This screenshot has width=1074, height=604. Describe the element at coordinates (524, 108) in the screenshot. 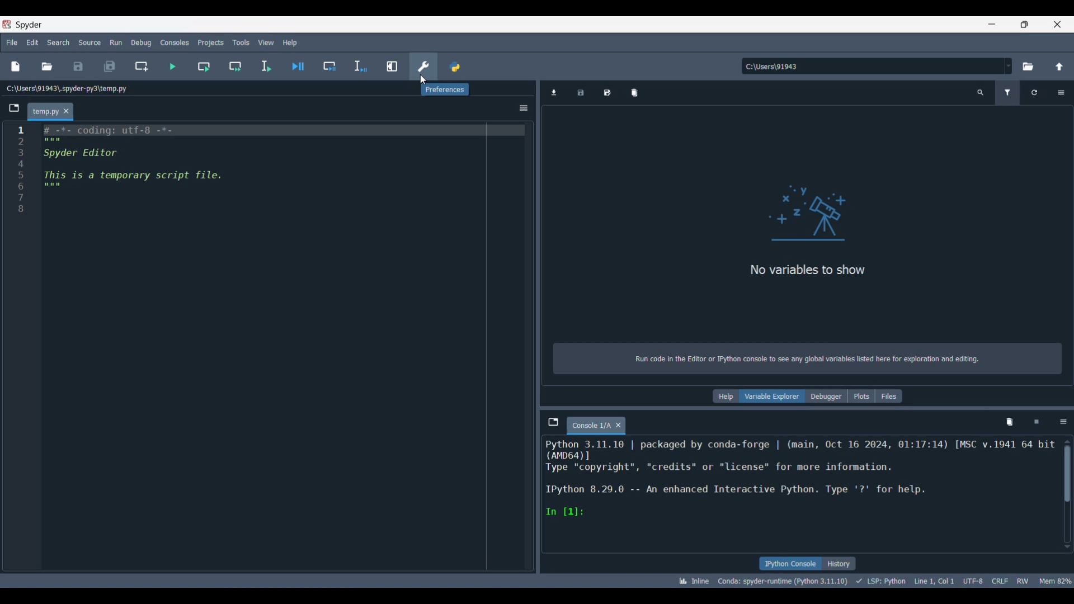

I see `Options` at that location.